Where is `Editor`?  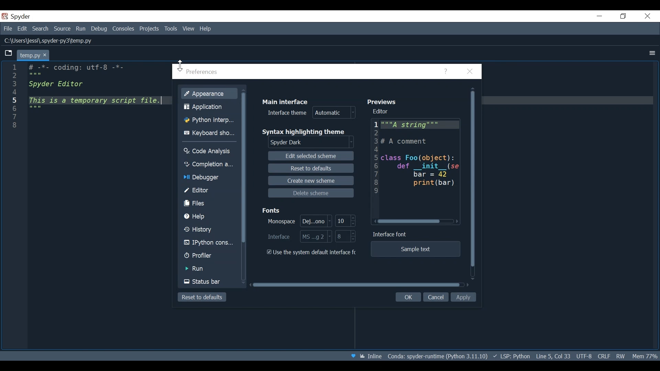
Editor is located at coordinates (209, 191).